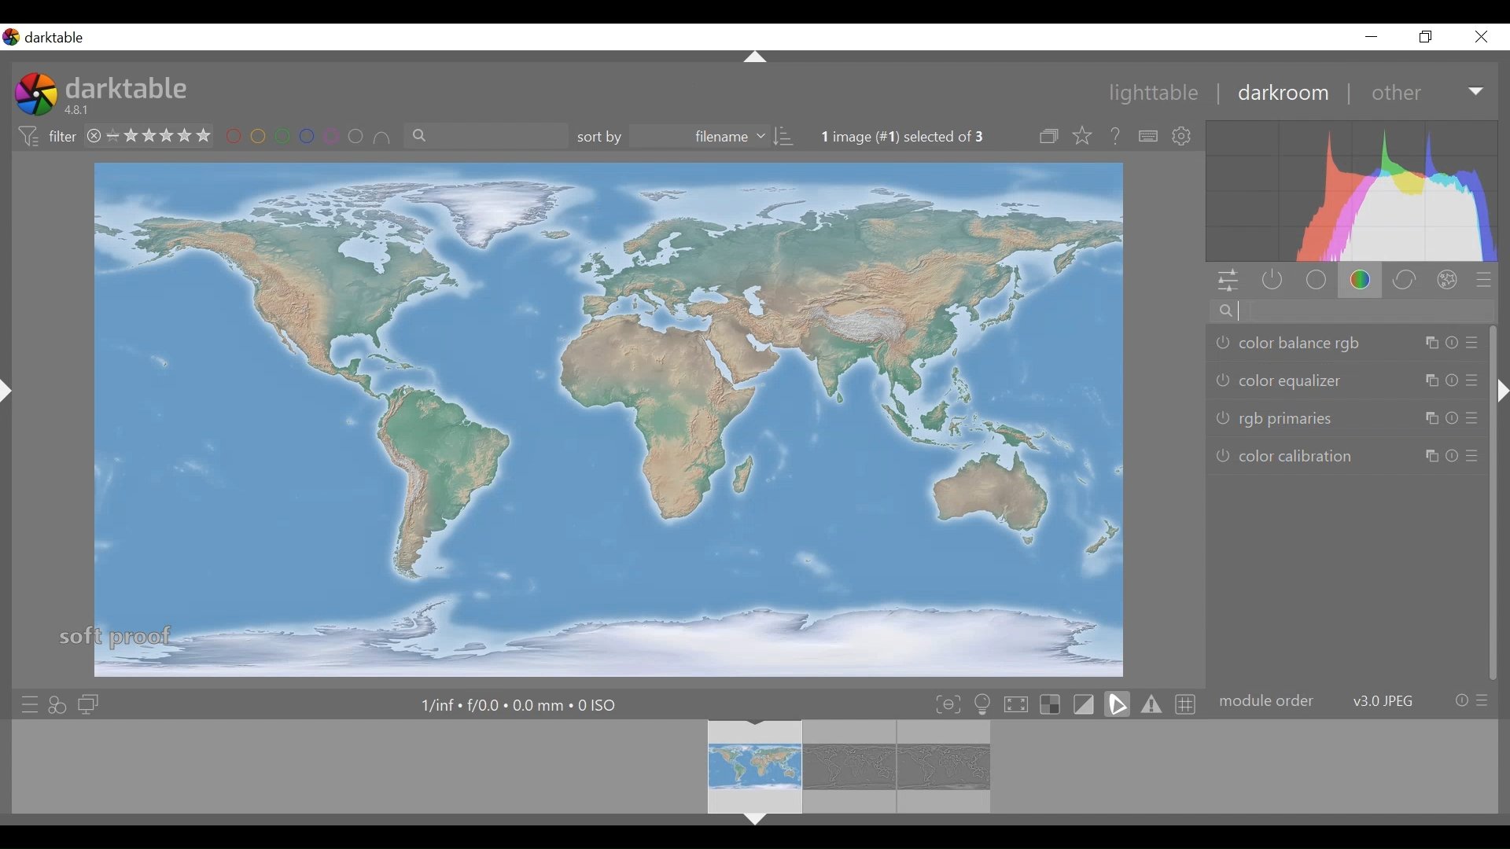  What do you see at coordinates (35, 96) in the screenshot?
I see `Darktable Desktop Icon` at bounding box center [35, 96].